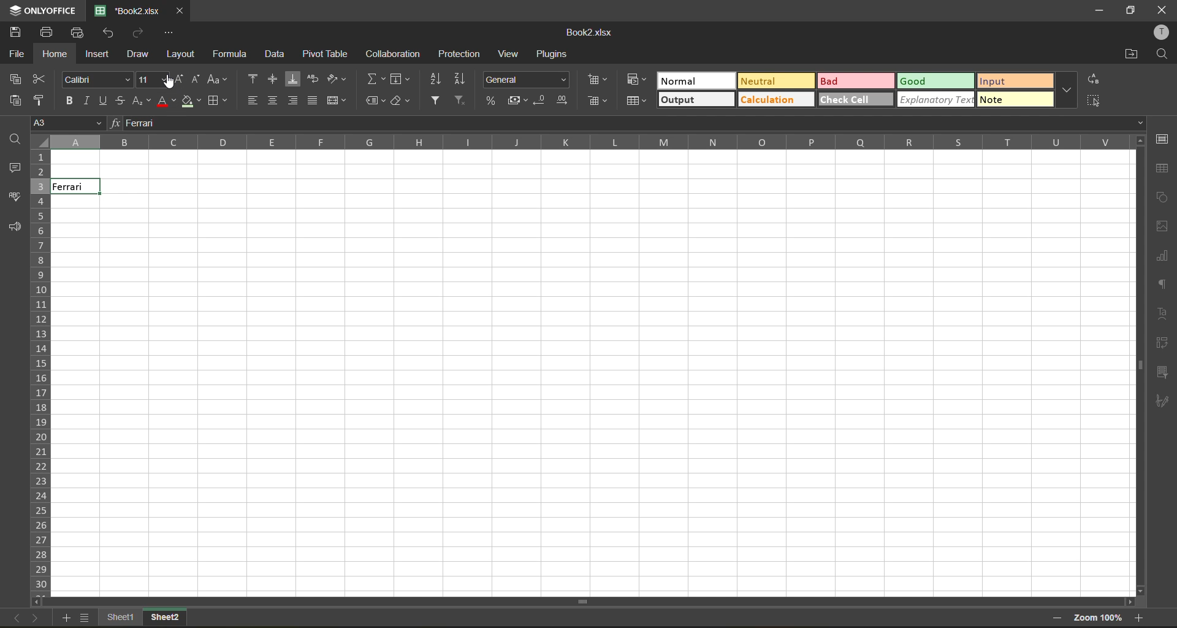 This screenshot has height=628, width=1177. Describe the element at coordinates (1165, 167) in the screenshot. I see `table` at that location.